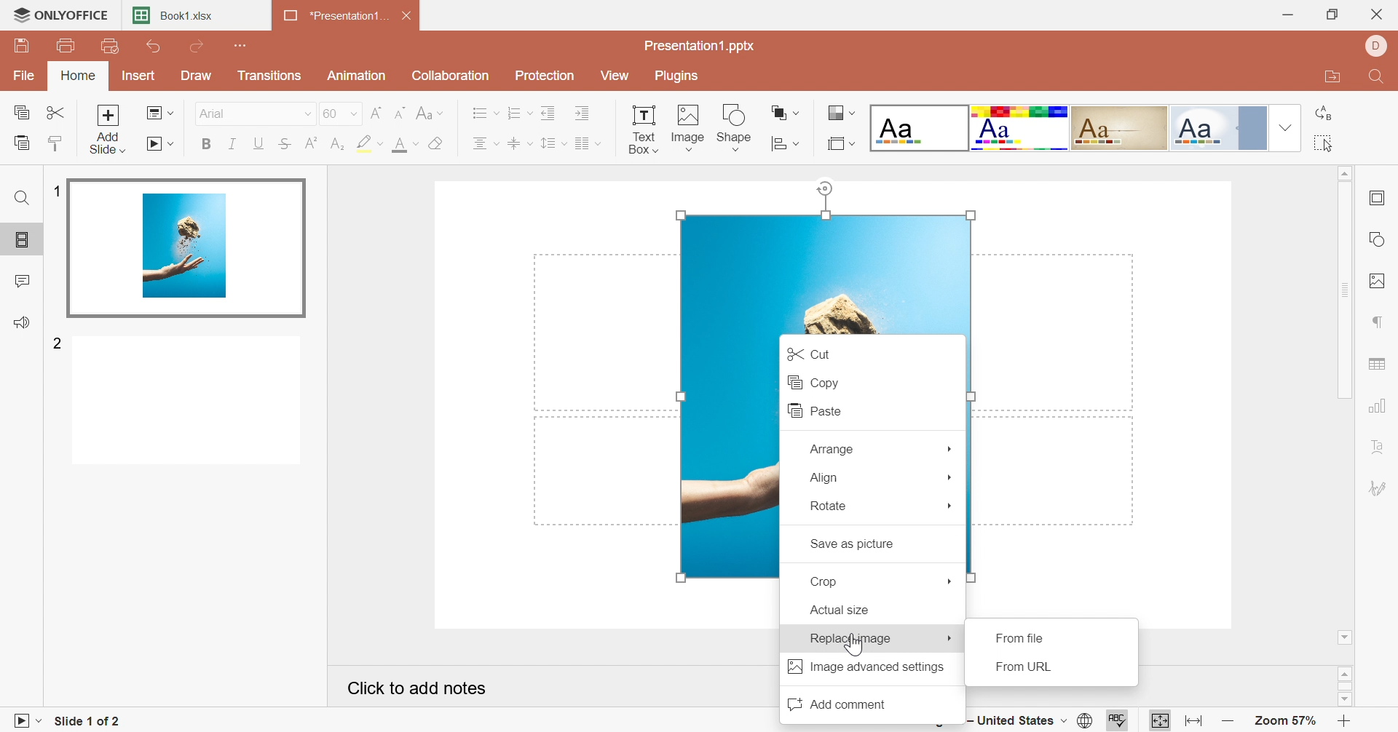  What do you see at coordinates (1335, 14) in the screenshot?
I see `Restore Down` at bounding box center [1335, 14].